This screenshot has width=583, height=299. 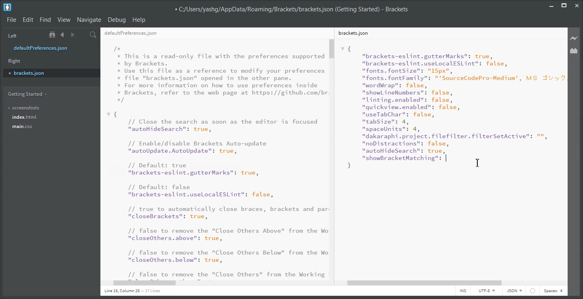 What do you see at coordinates (533, 291) in the screenshot?
I see `Icon` at bounding box center [533, 291].